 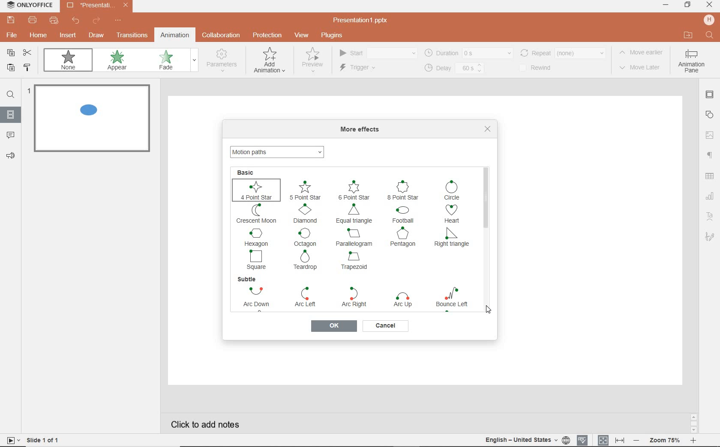 I want to click on COPY STYLE, so click(x=27, y=68).